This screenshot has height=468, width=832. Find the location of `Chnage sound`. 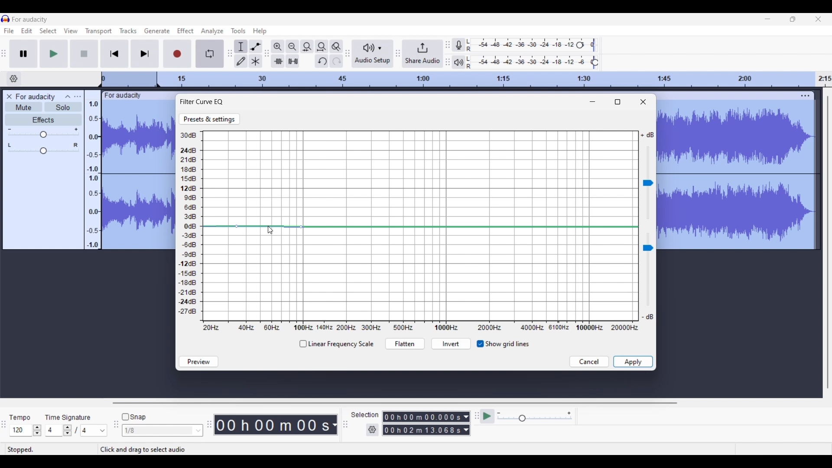

Chnage sound is located at coordinates (648, 270).